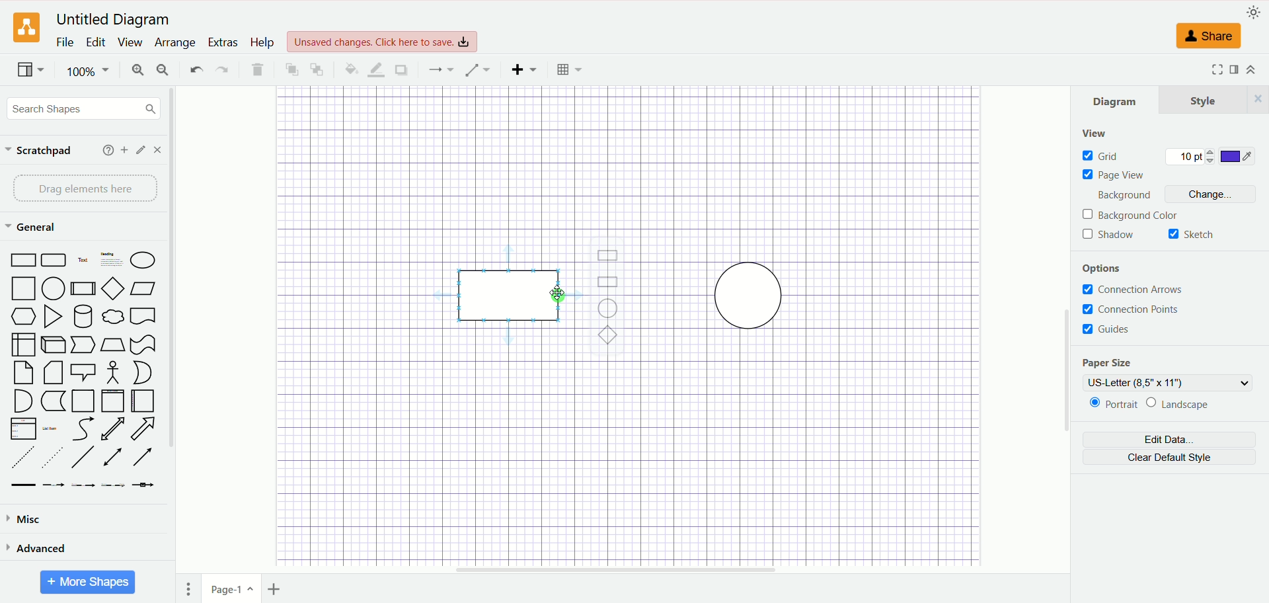  I want to click on add, so click(123, 149).